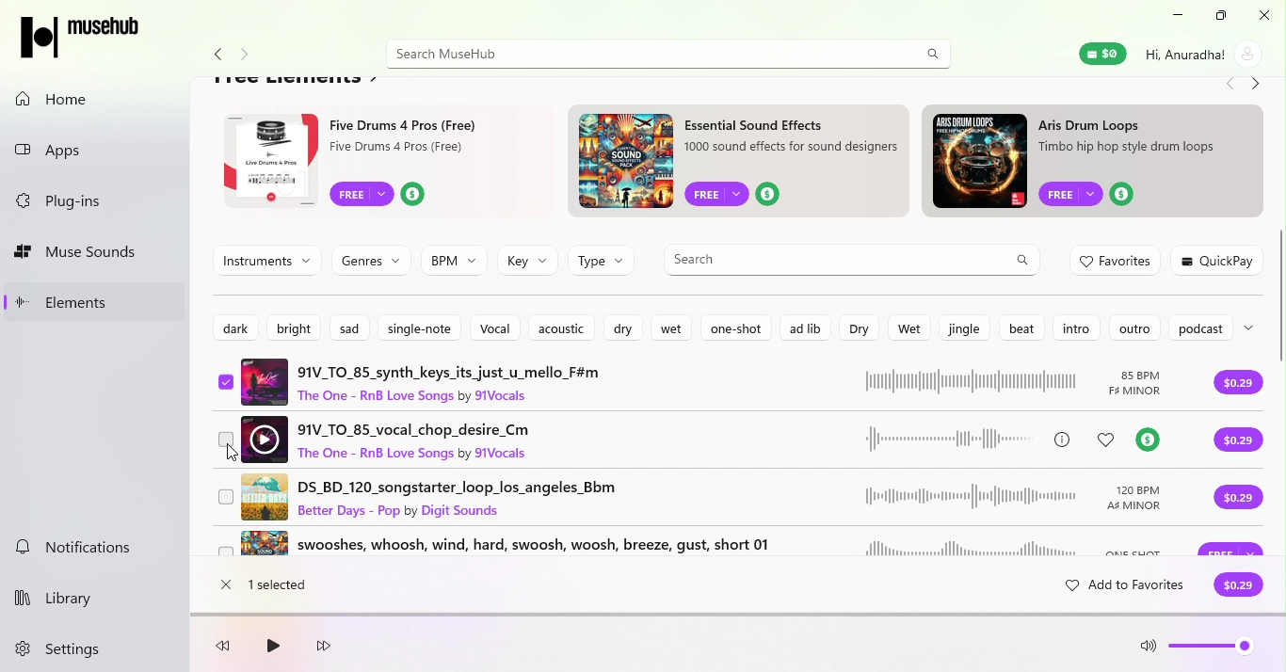  Describe the element at coordinates (1173, 16) in the screenshot. I see `Minimize` at that location.